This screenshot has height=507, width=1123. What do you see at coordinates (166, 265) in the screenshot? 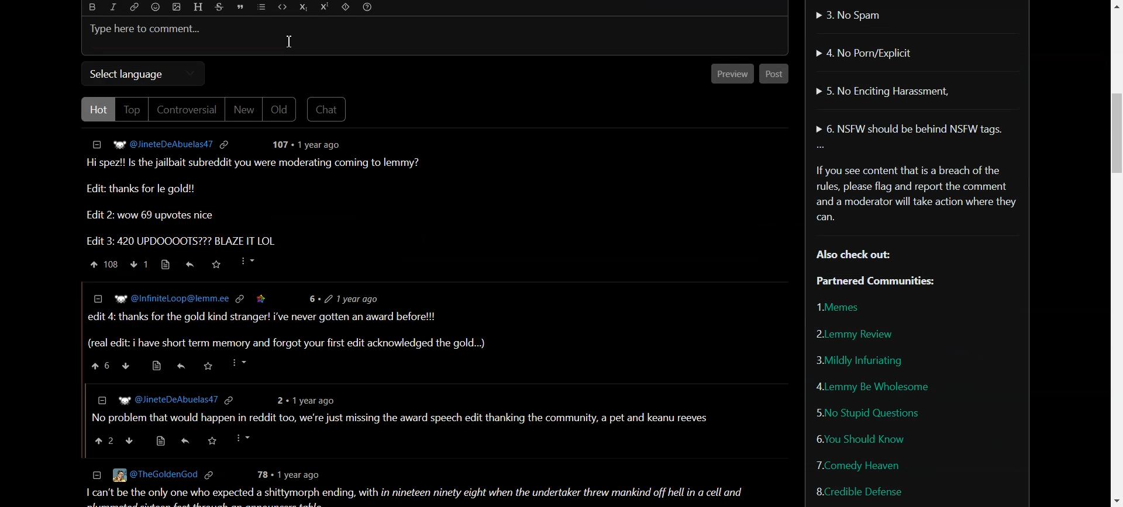
I see `Source` at bounding box center [166, 265].